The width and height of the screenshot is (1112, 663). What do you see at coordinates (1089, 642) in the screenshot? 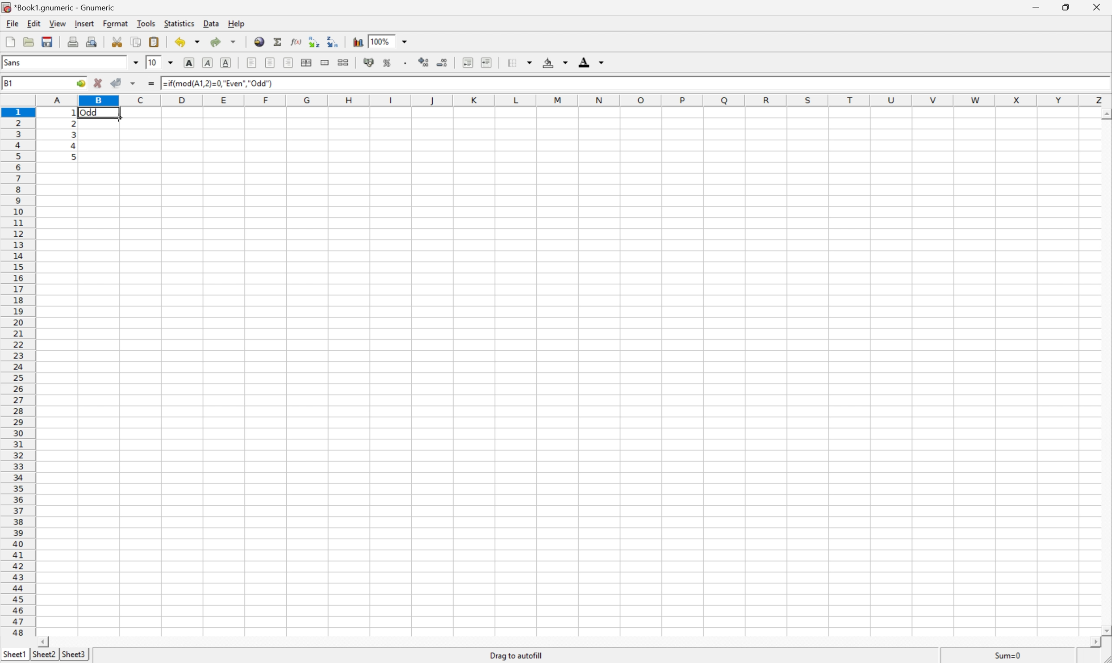
I see `Scroll Right` at bounding box center [1089, 642].